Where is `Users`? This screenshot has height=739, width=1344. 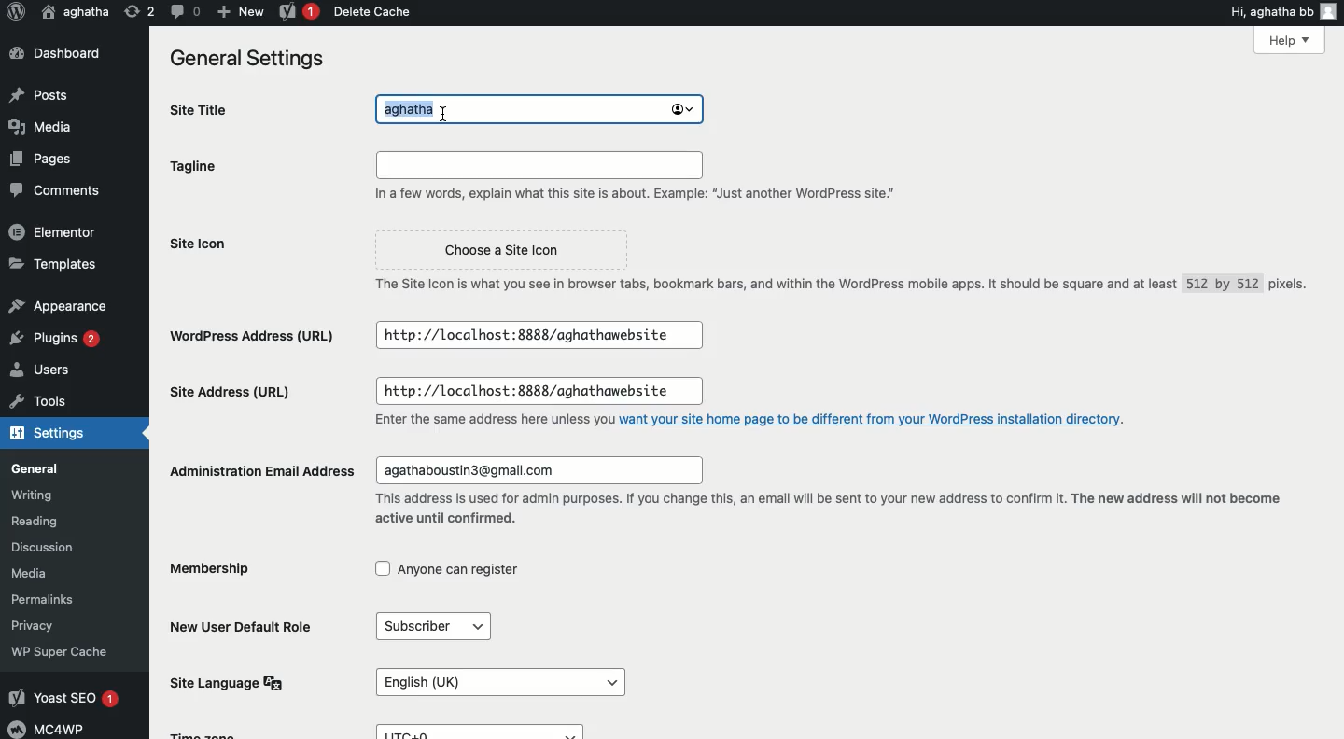 Users is located at coordinates (42, 369).